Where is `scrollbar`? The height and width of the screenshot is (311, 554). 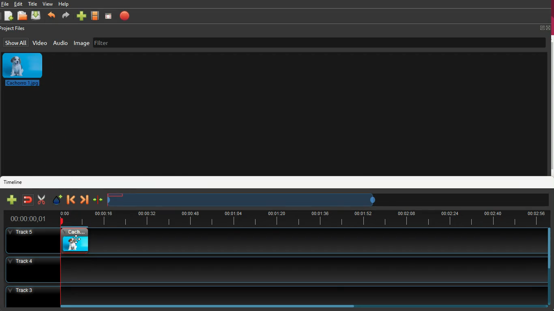 scrollbar is located at coordinates (547, 267).